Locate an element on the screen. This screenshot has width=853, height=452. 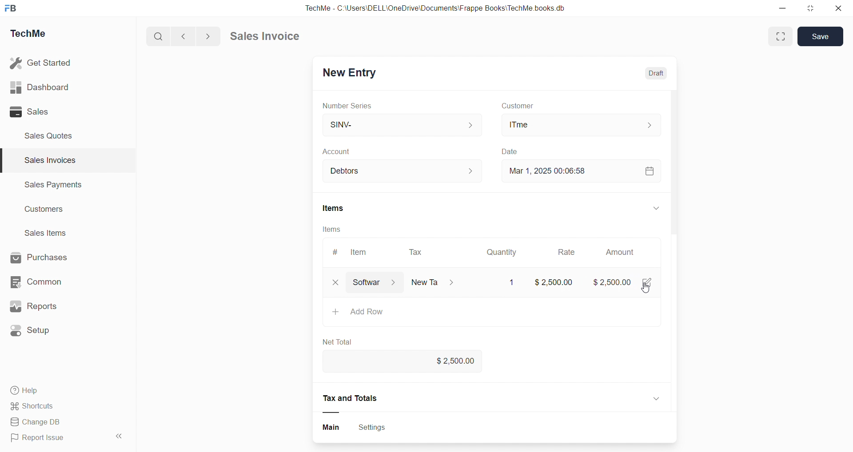
« is located at coordinates (120, 435).